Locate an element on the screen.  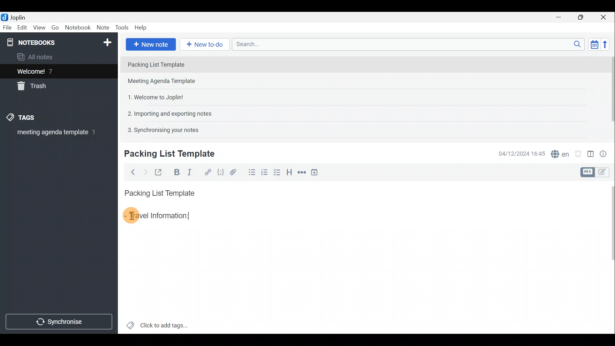
Go is located at coordinates (55, 28).